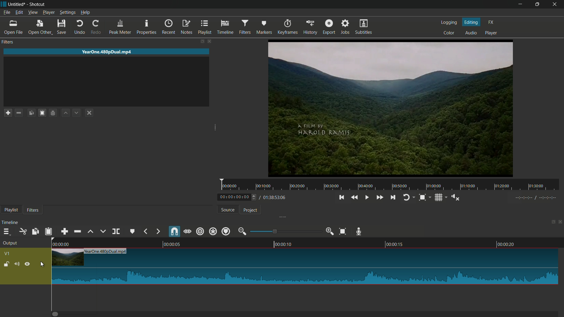 The height and width of the screenshot is (317, 564). Describe the element at coordinates (116, 232) in the screenshot. I see `split at playhead` at that location.